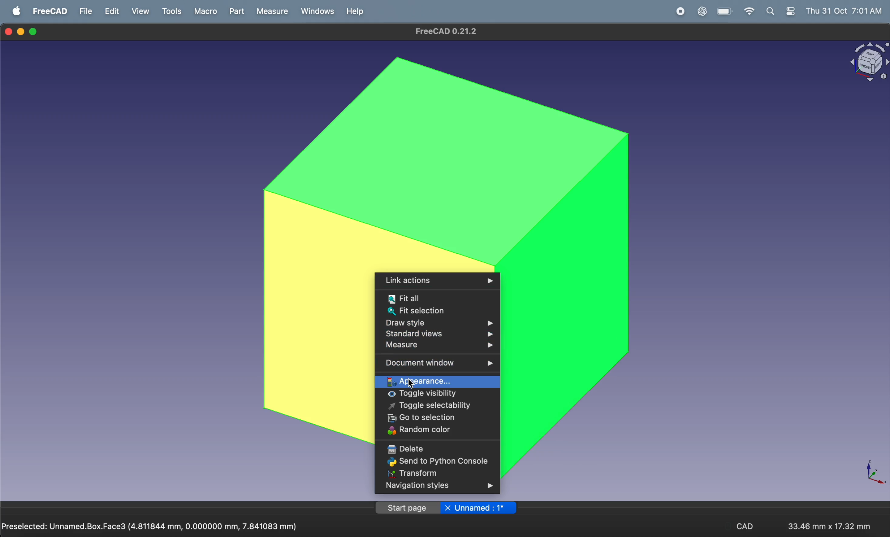 The height and width of the screenshot is (537, 890). Describe the element at coordinates (437, 419) in the screenshot. I see `Go to section` at that location.